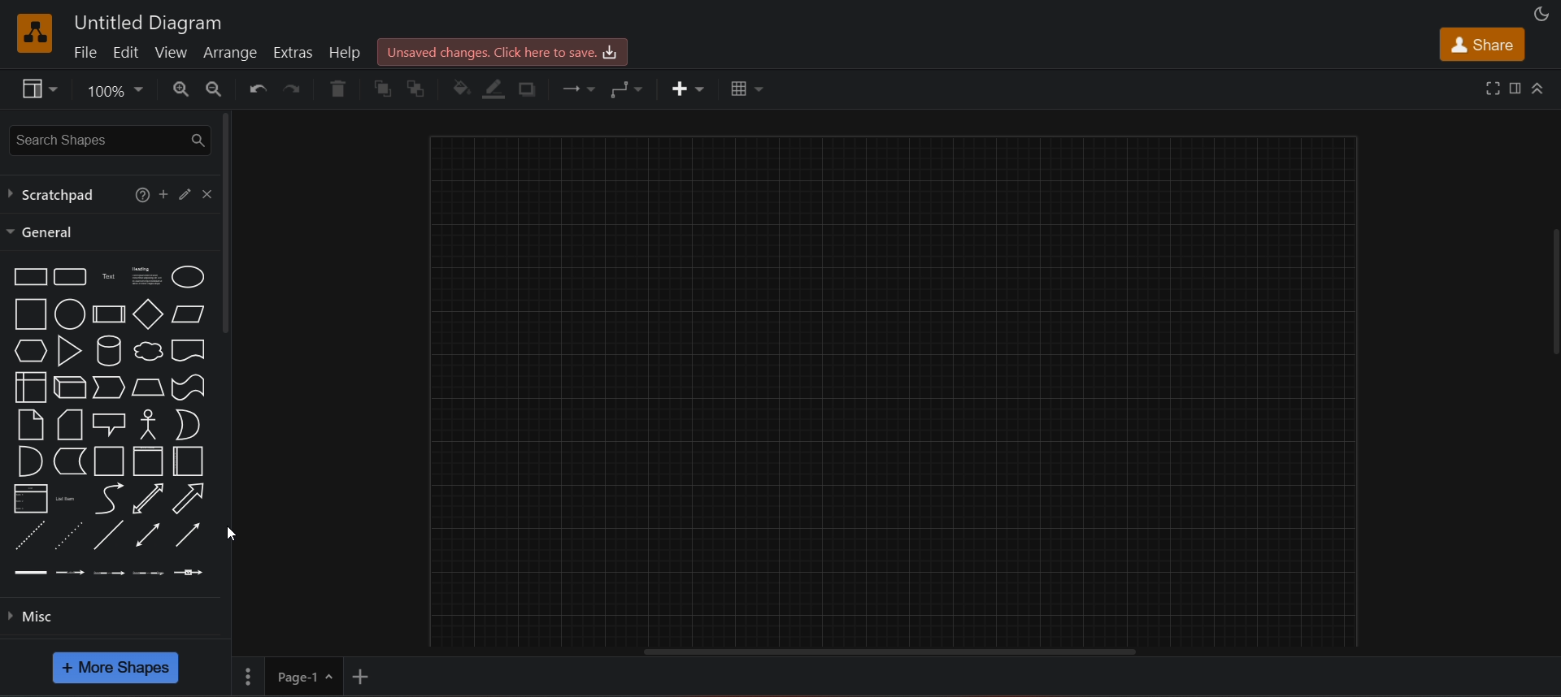 The width and height of the screenshot is (1561, 697). Describe the element at coordinates (338, 86) in the screenshot. I see `delete` at that location.